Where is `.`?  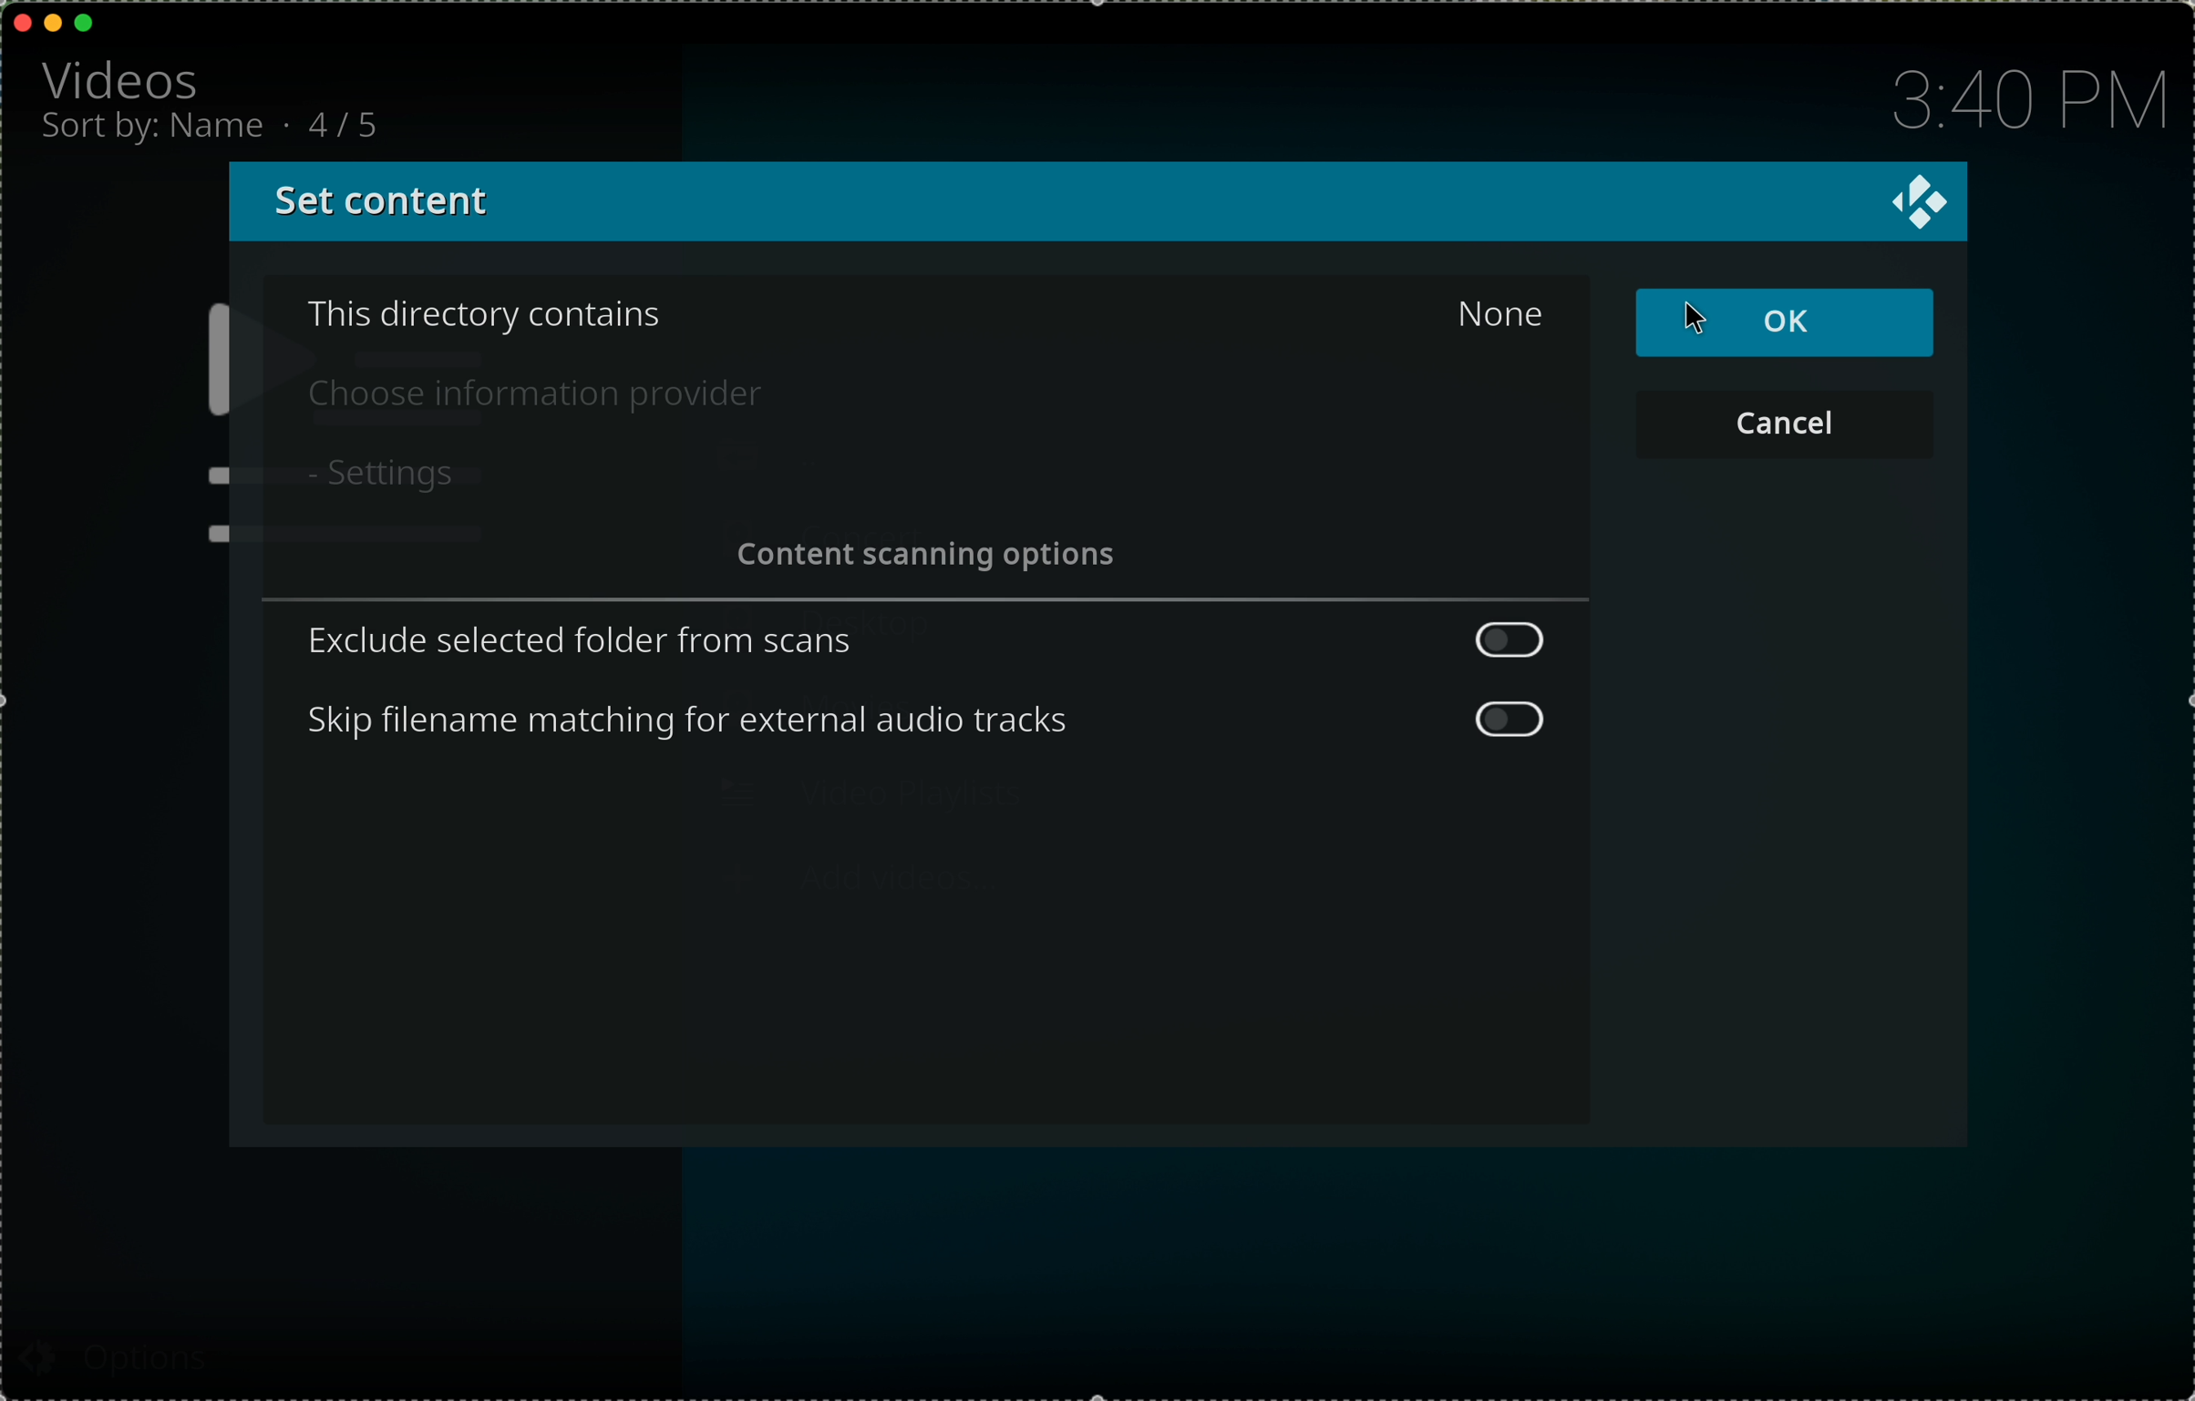
. is located at coordinates (292, 124).